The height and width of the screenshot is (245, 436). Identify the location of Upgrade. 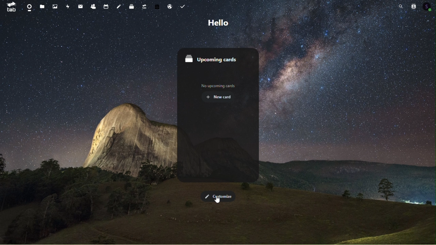
(144, 7).